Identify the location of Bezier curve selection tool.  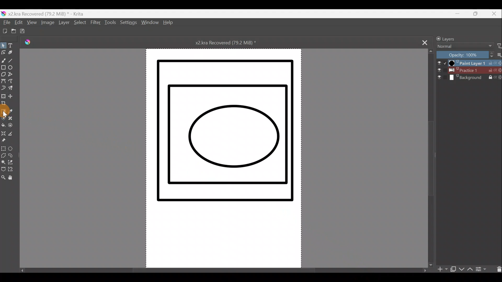
(3, 170).